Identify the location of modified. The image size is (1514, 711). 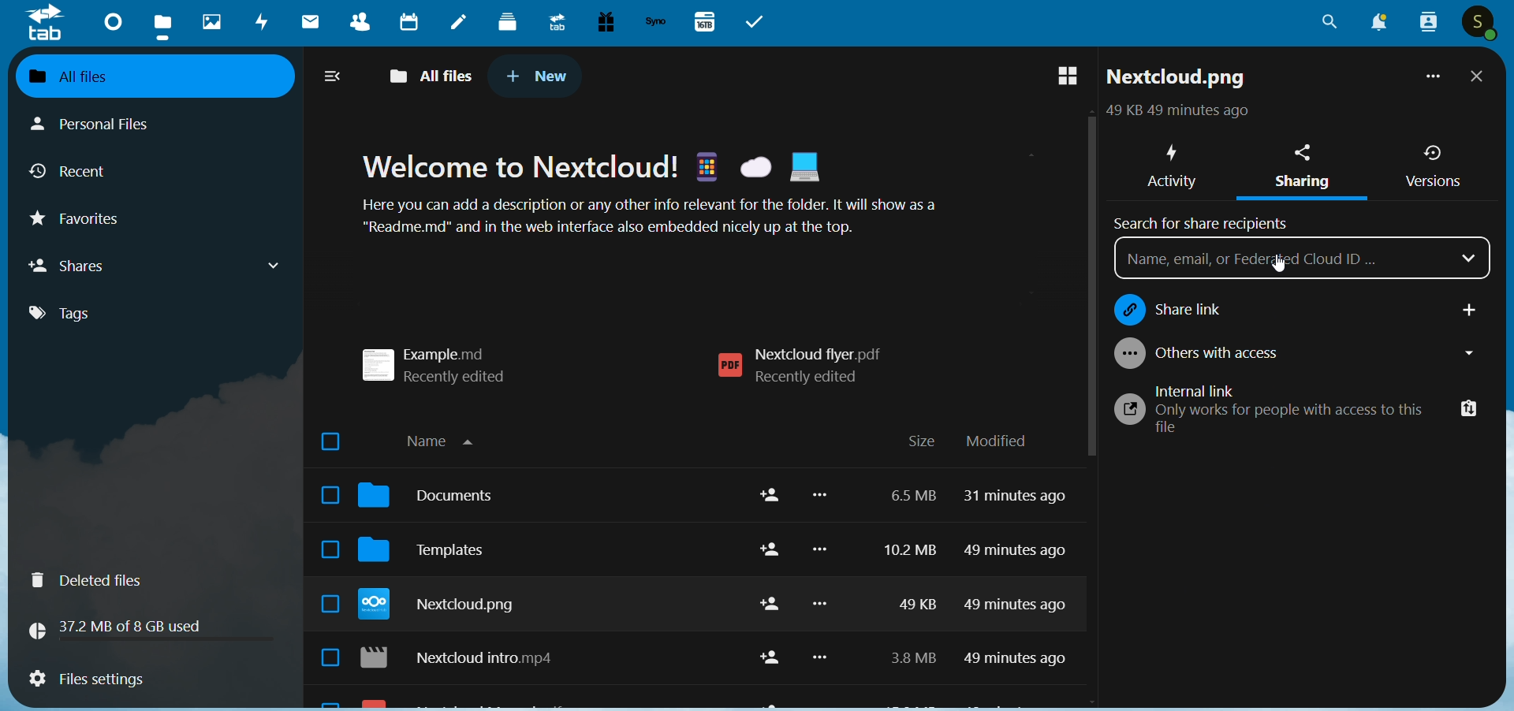
(997, 441).